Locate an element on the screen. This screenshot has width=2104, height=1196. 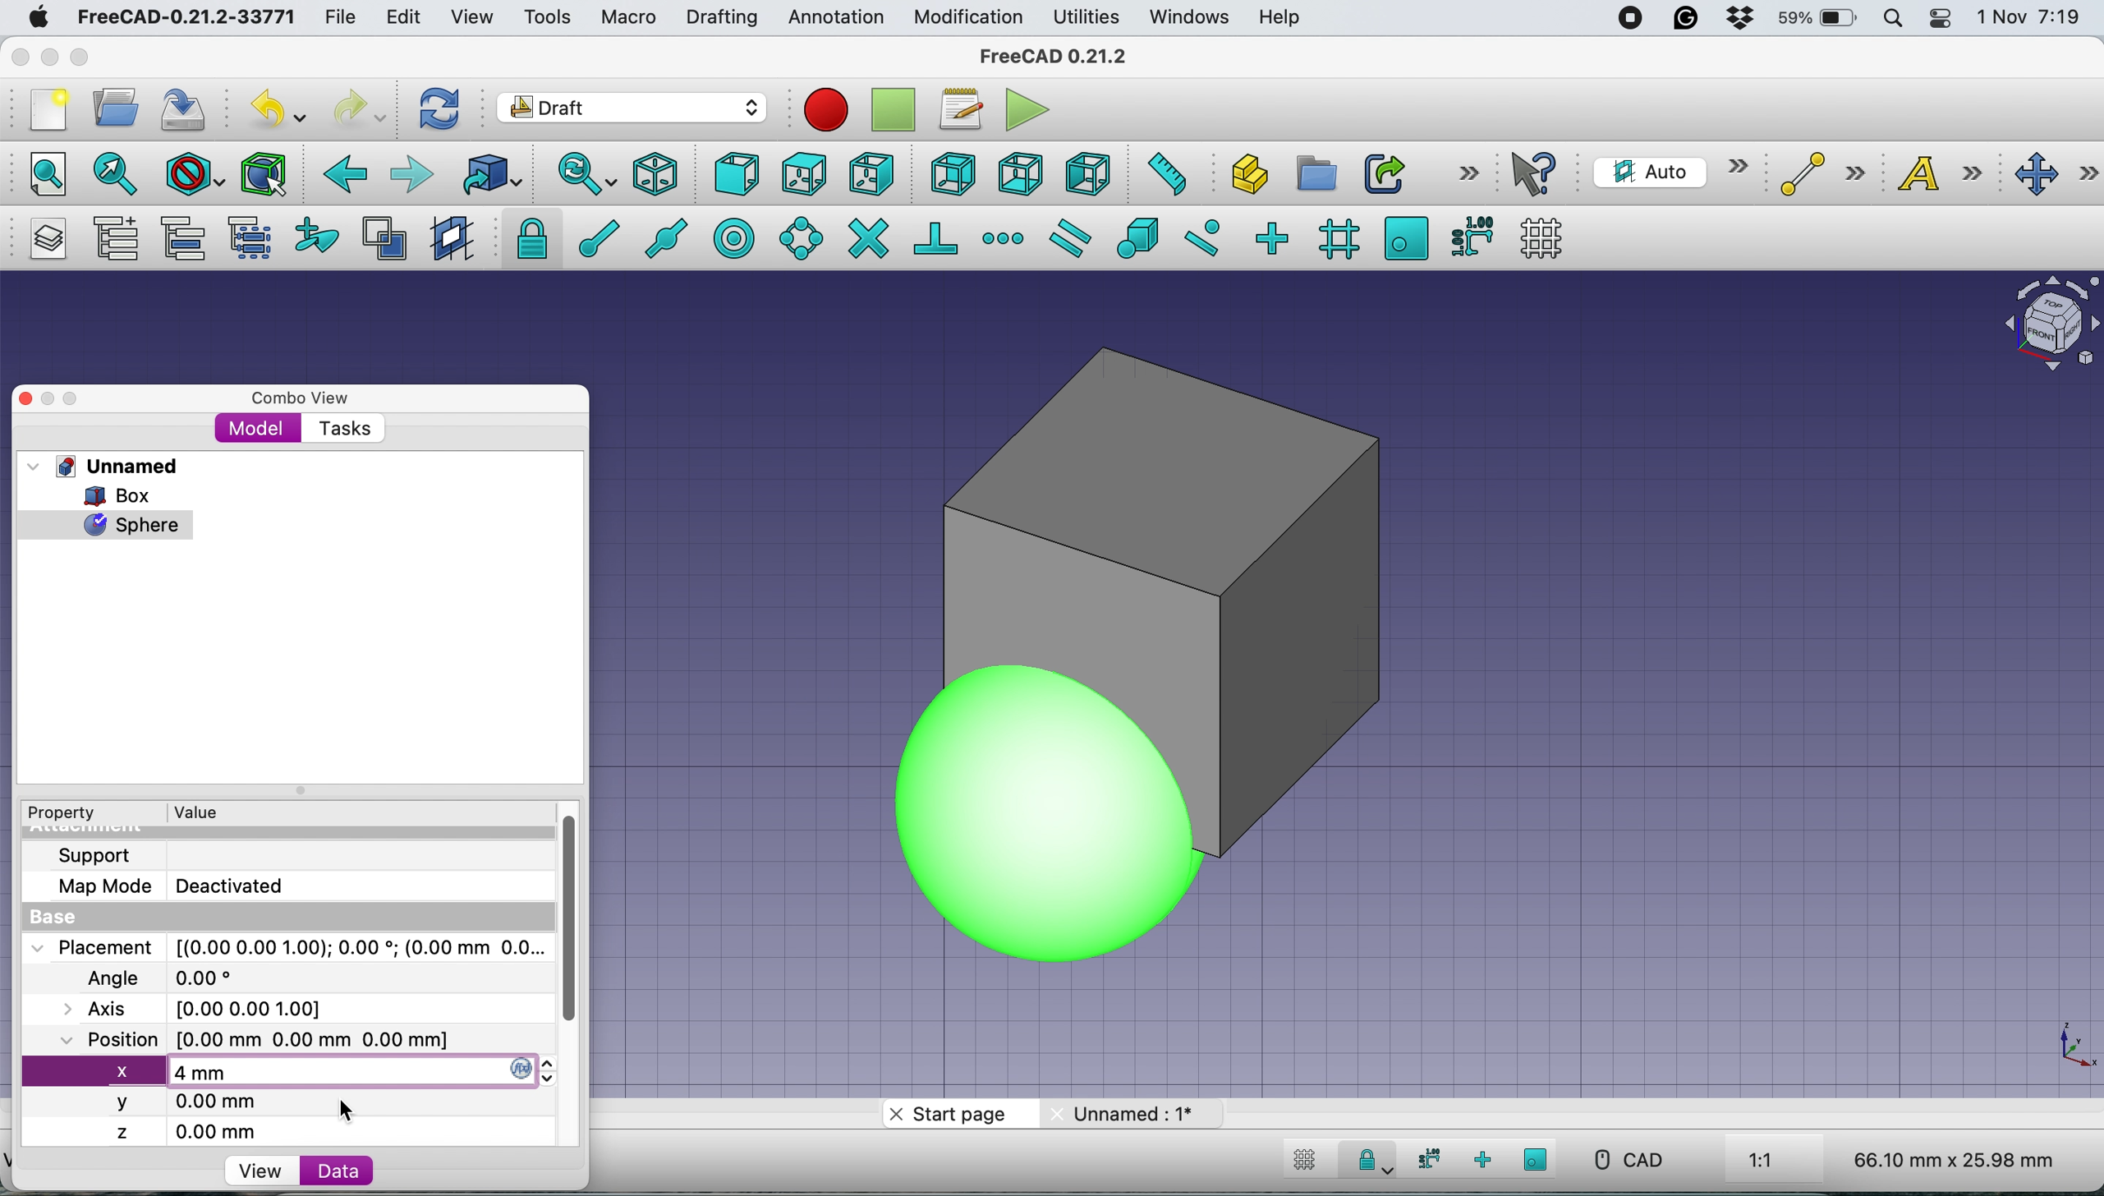
model is located at coordinates (258, 427).